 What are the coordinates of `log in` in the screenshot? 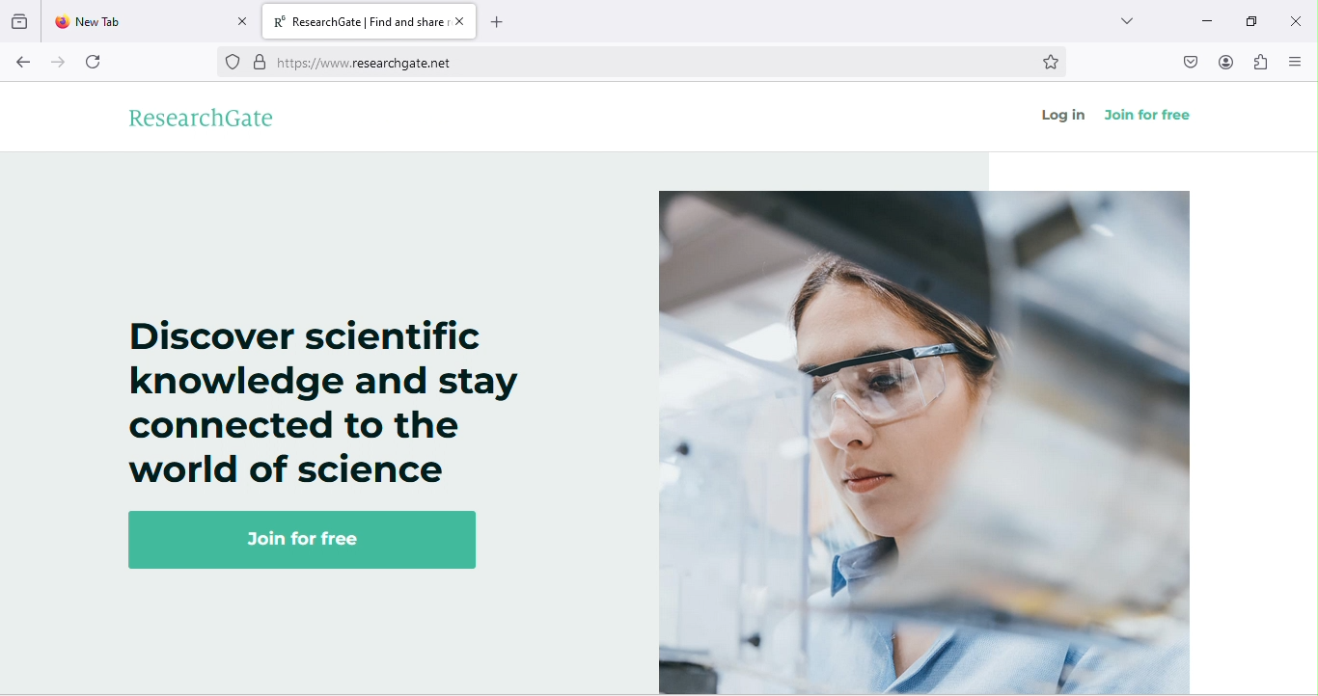 It's located at (1059, 116).